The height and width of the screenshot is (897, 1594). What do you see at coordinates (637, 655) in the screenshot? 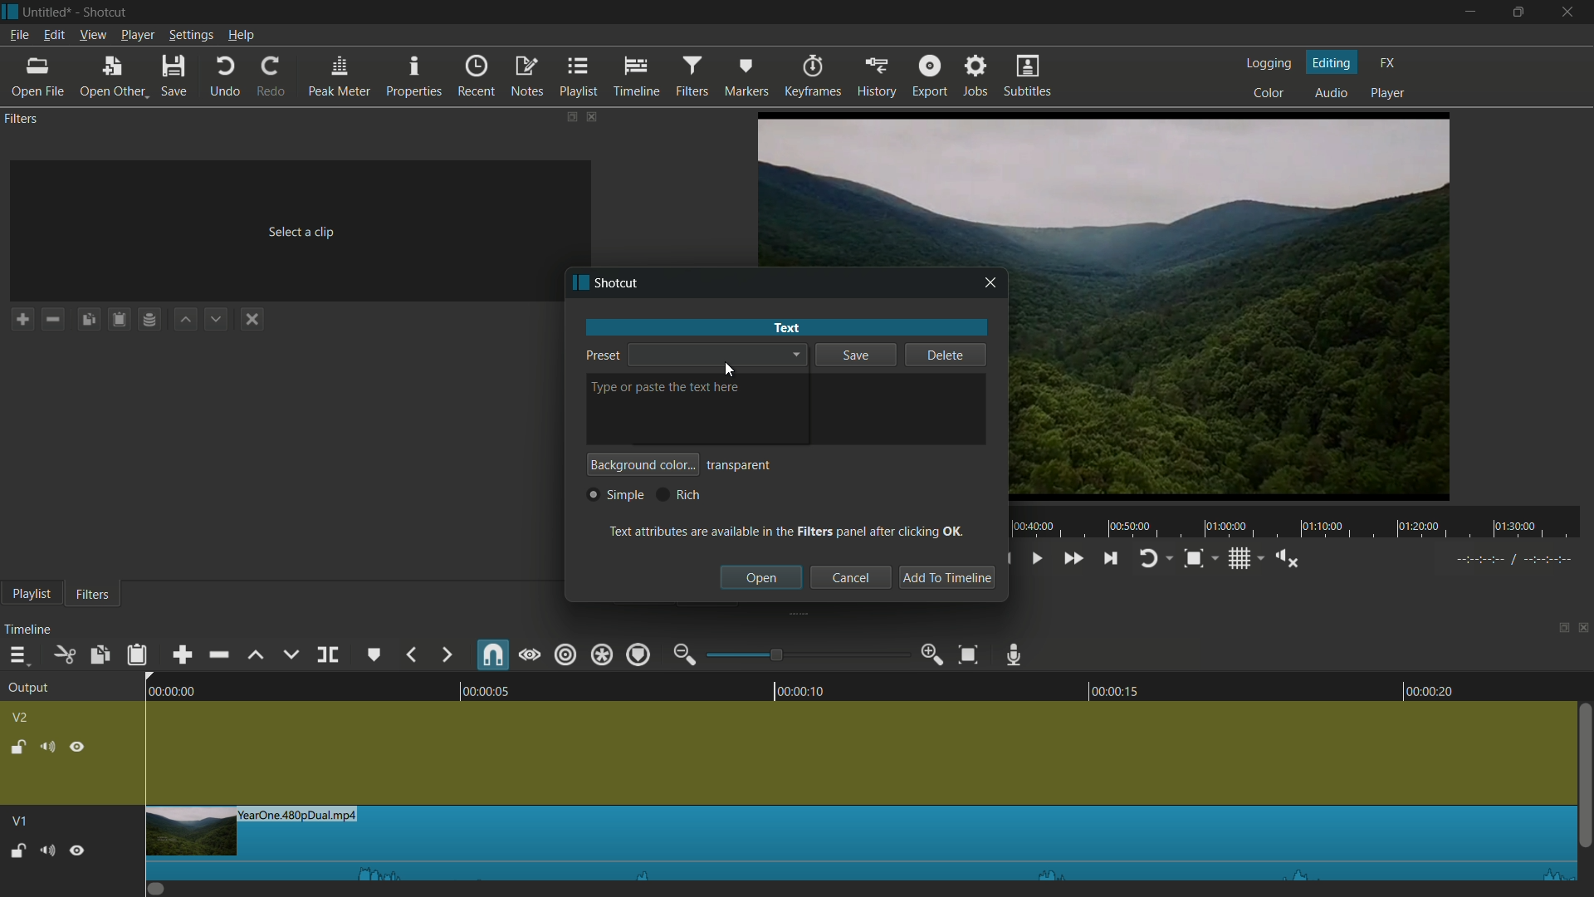
I see `ripple markers` at bounding box center [637, 655].